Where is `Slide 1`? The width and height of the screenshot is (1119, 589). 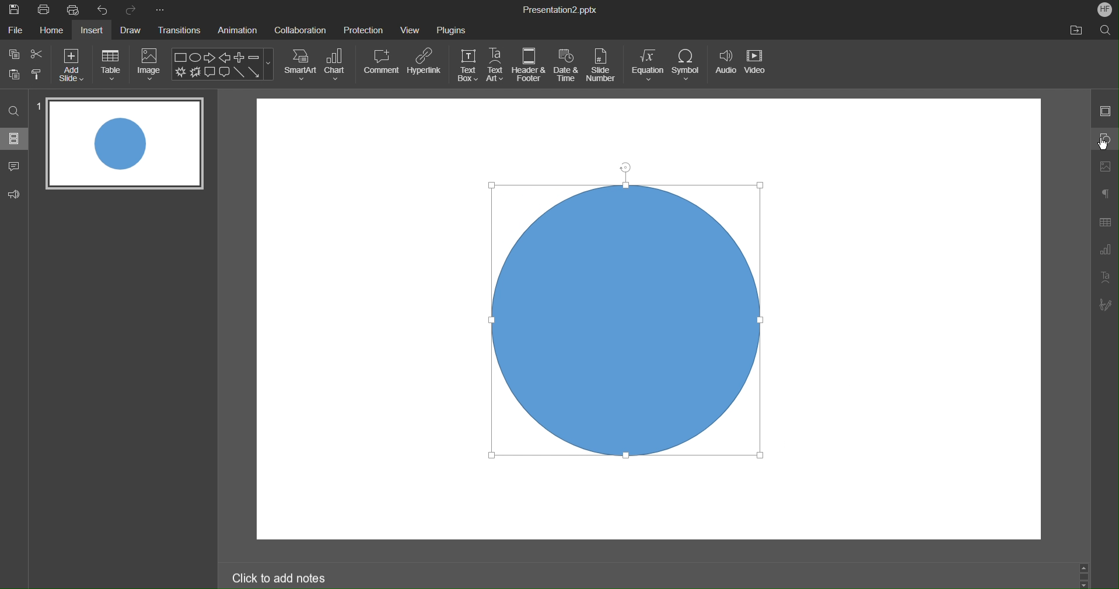
Slide 1 is located at coordinates (123, 143).